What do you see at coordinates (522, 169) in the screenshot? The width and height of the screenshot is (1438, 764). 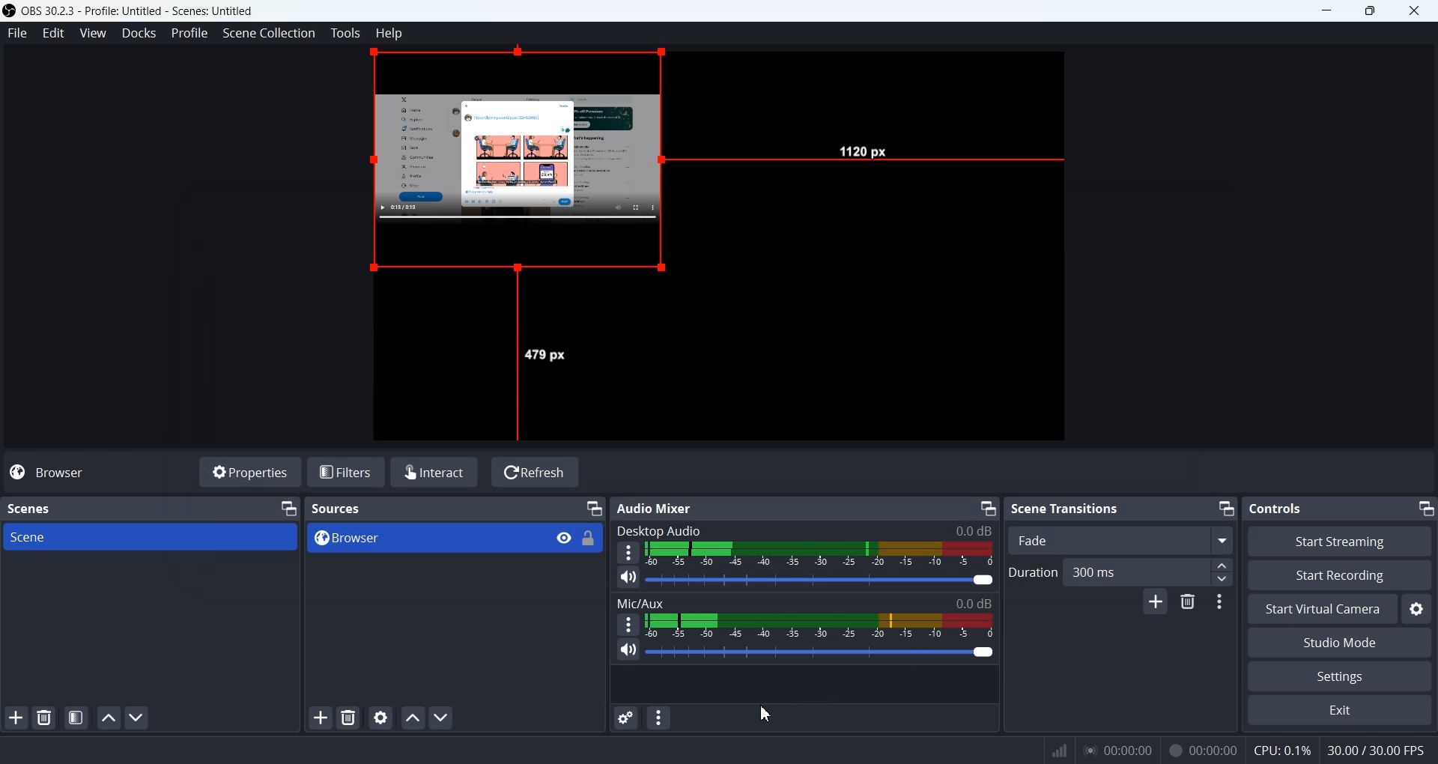 I see `Open sources` at bounding box center [522, 169].